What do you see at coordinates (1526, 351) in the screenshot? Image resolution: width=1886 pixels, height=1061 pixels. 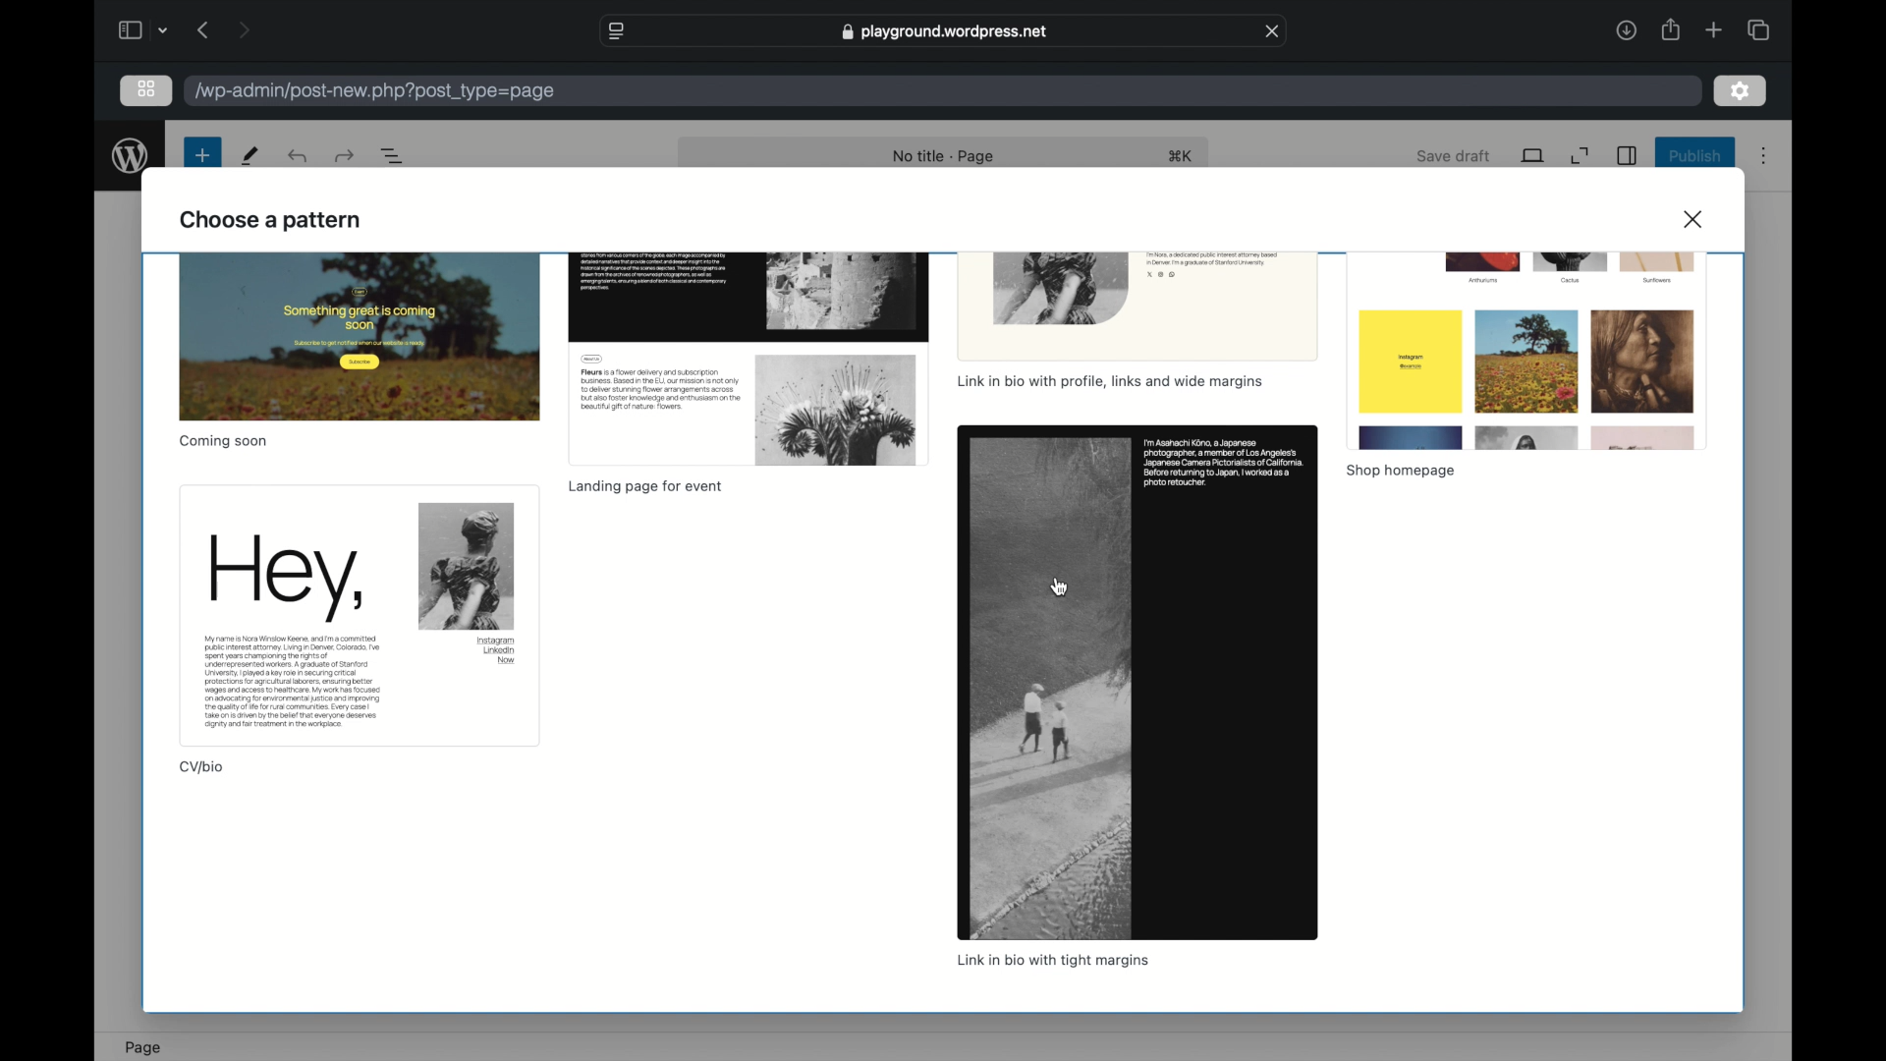 I see `preview` at bounding box center [1526, 351].